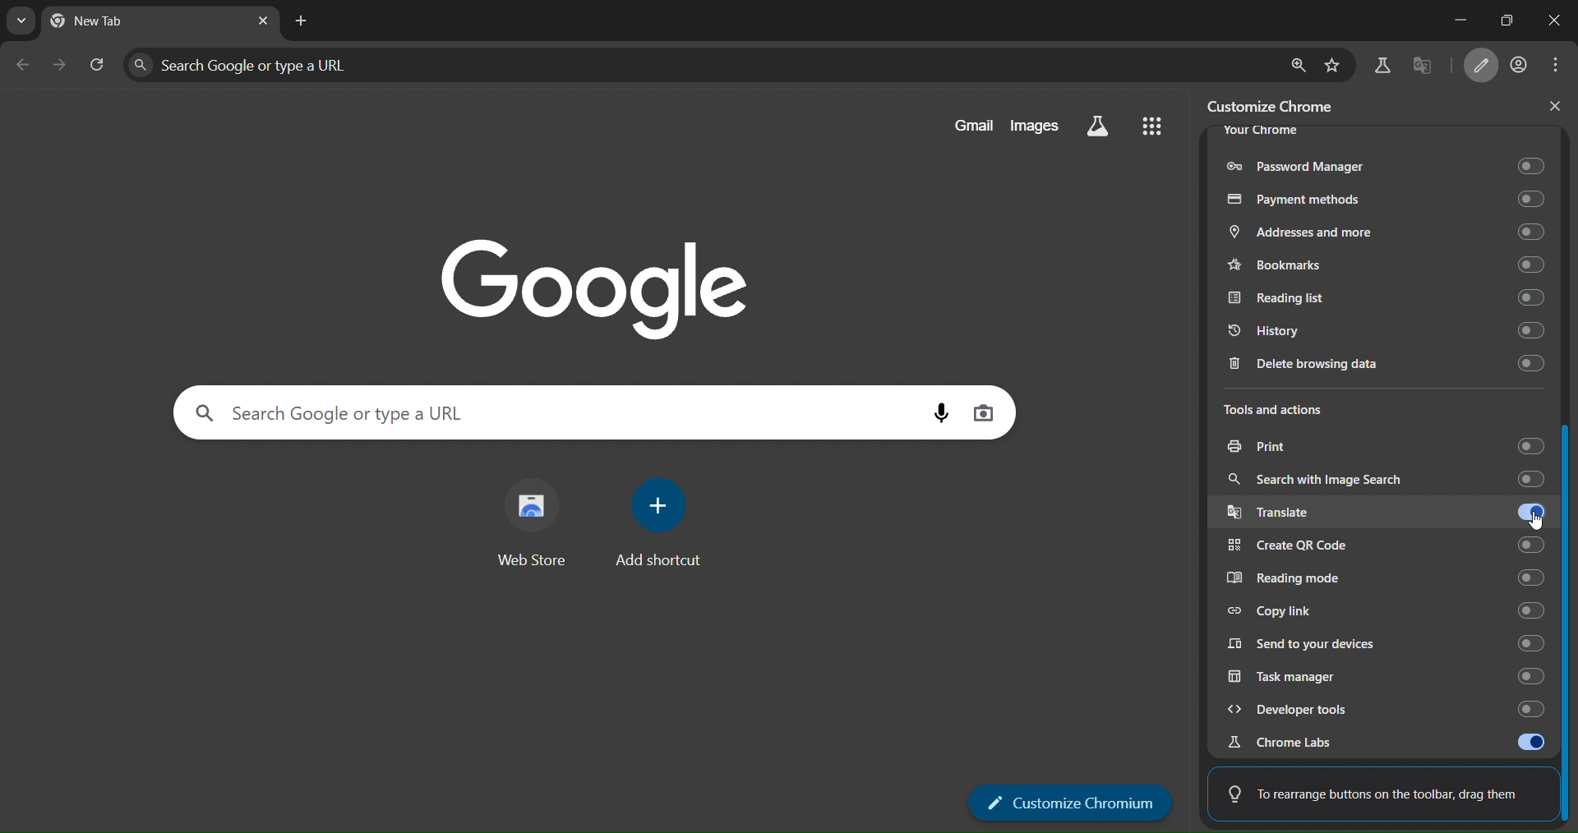  Describe the element at coordinates (1381, 65) in the screenshot. I see `search labs` at that location.